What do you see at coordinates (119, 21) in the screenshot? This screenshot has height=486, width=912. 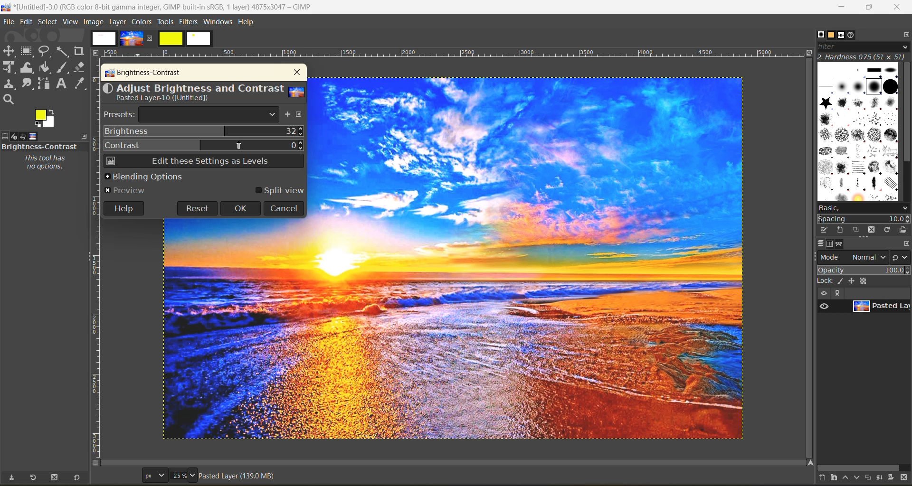 I see `layer` at bounding box center [119, 21].